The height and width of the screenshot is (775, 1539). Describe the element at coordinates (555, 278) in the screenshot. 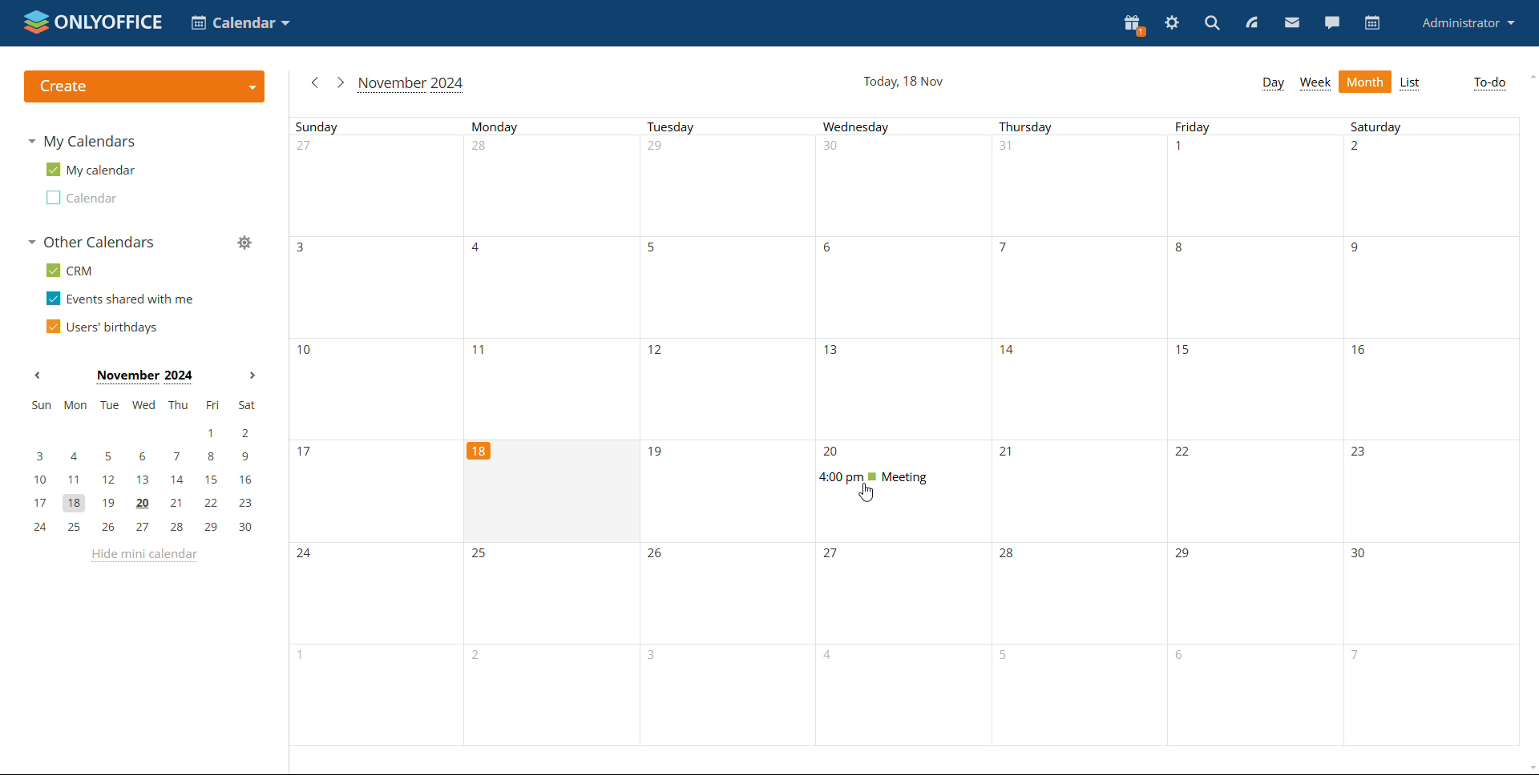

I see `Mondays` at that location.